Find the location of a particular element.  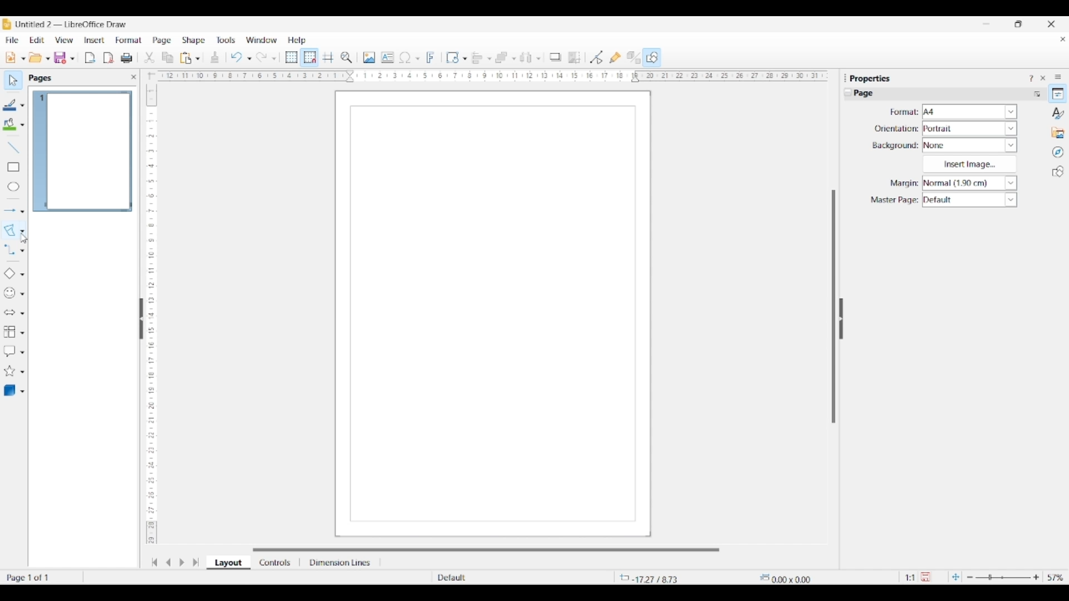

Selected open options is located at coordinates (36, 58).